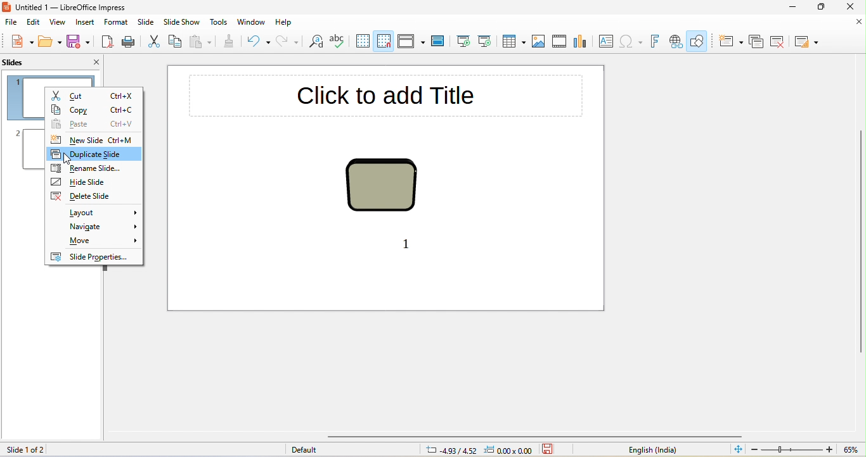 This screenshot has width=866, height=457. Describe the element at coordinates (155, 42) in the screenshot. I see `cut` at that location.